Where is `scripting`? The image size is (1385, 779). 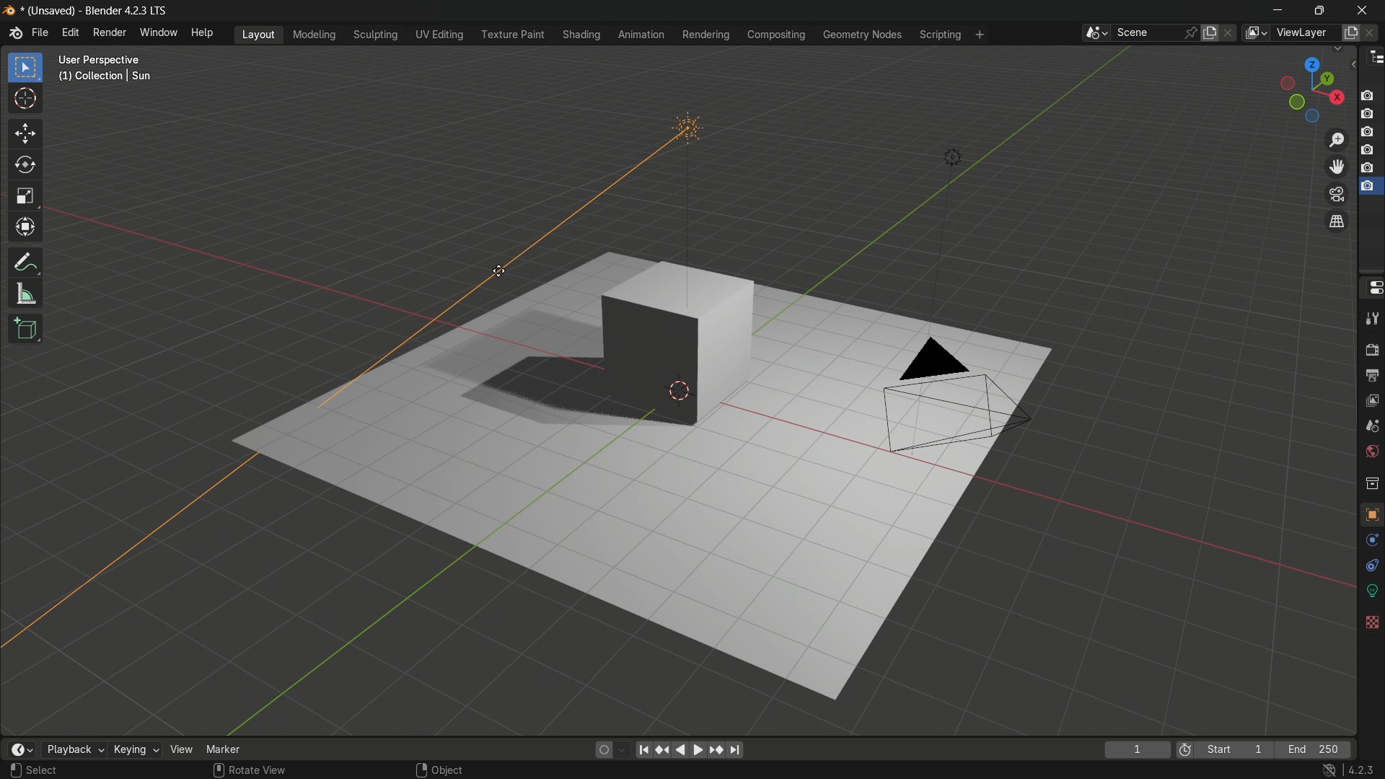 scripting is located at coordinates (940, 34).